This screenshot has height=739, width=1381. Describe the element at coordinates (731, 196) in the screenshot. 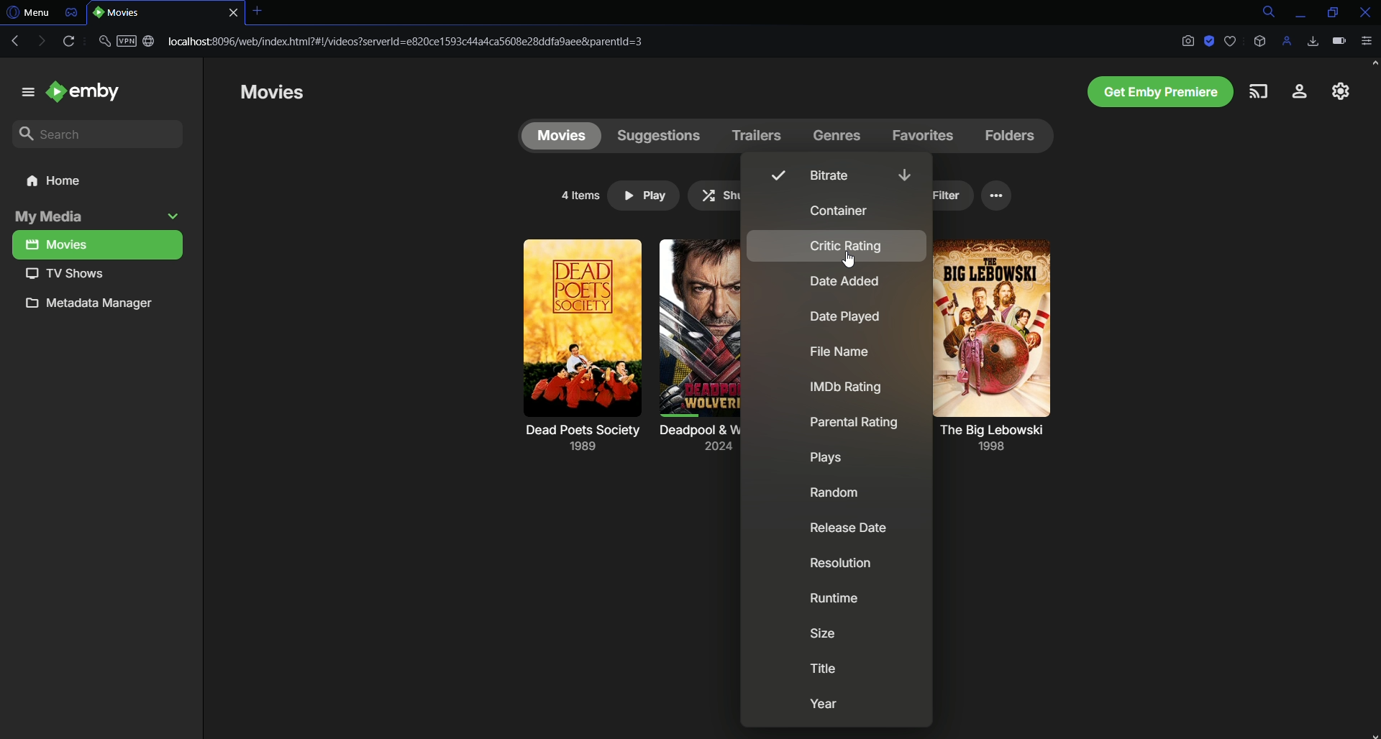

I see `Shuffle` at that location.